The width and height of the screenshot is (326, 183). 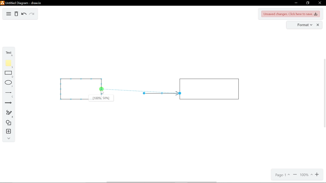 What do you see at coordinates (23, 14) in the screenshot?
I see `undo` at bounding box center [23, 14].